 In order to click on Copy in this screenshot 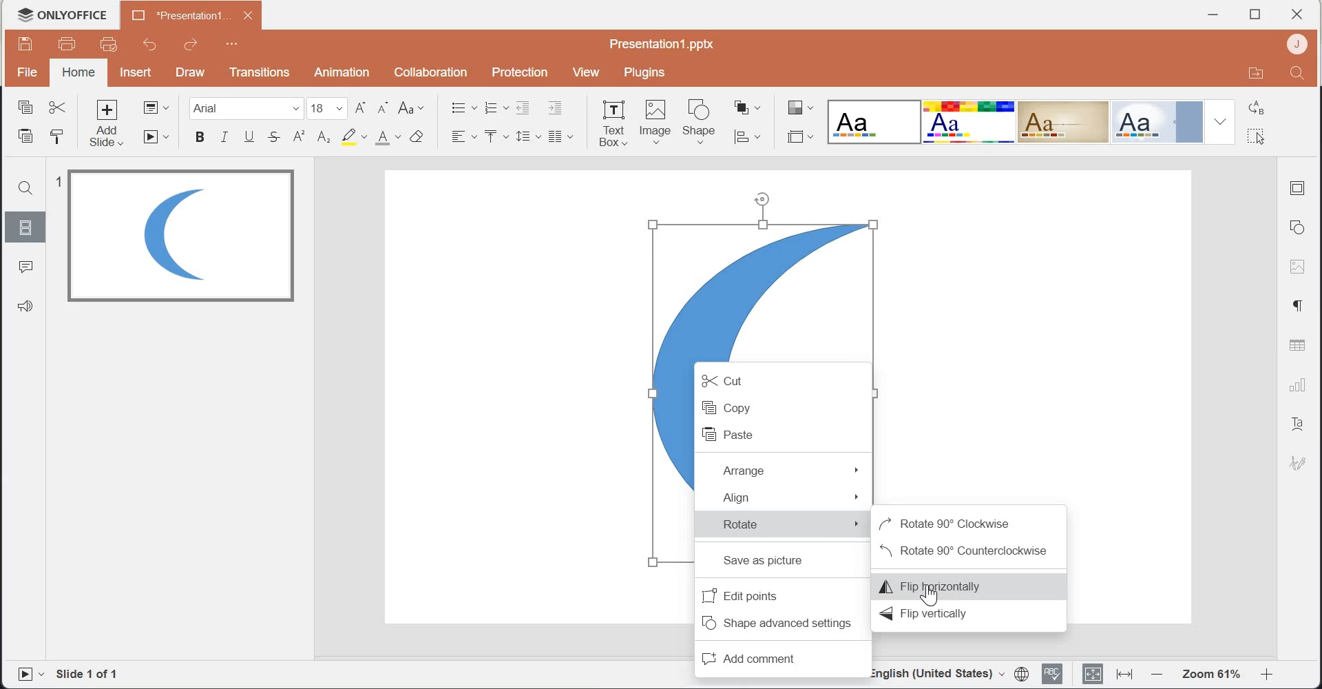, I will do `click(25, 107)`.